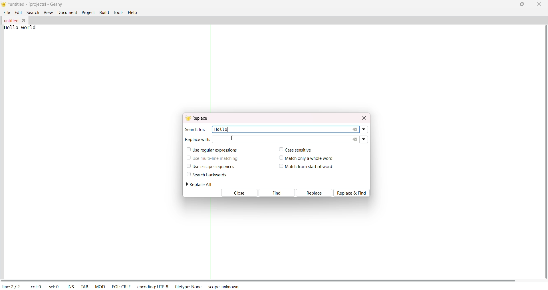 The image size is (548, 290). Describe the element at coordinates (211, 69) in the screenshot. I see `Separator` at that location.